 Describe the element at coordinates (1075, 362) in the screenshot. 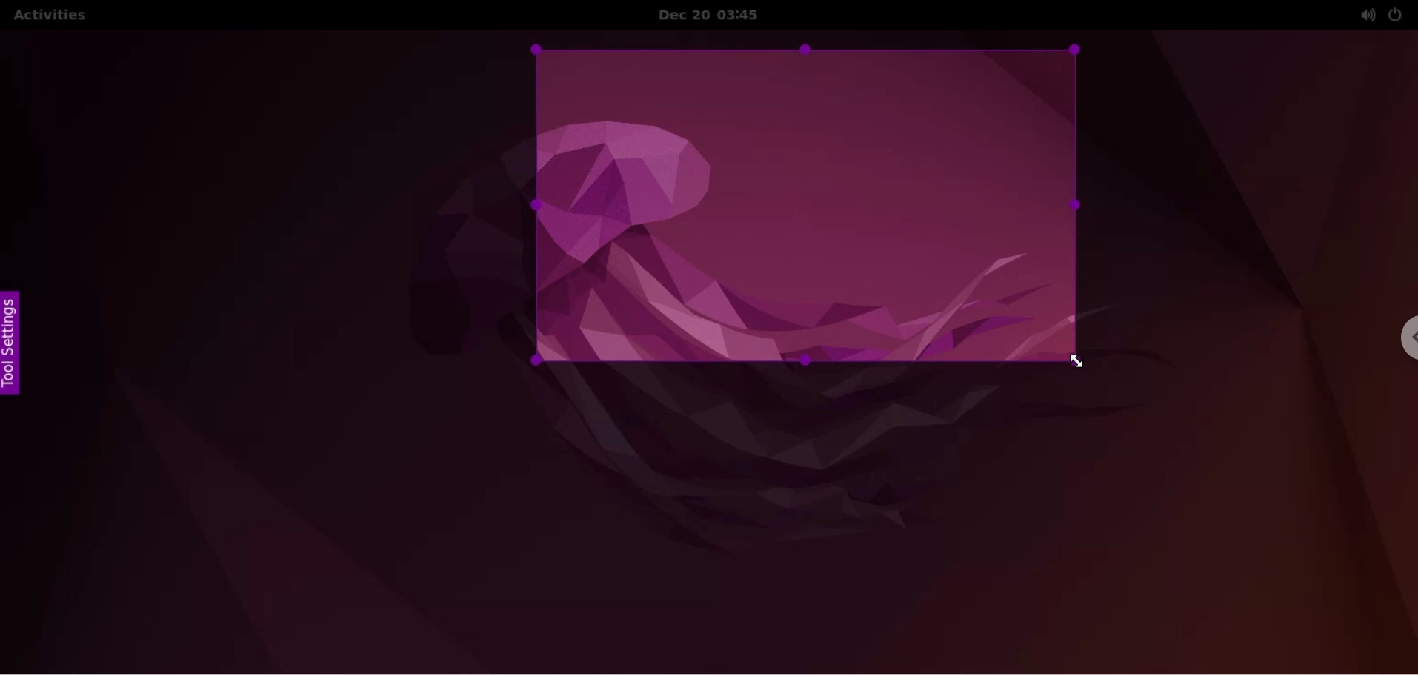

I see `cursor` at that location.